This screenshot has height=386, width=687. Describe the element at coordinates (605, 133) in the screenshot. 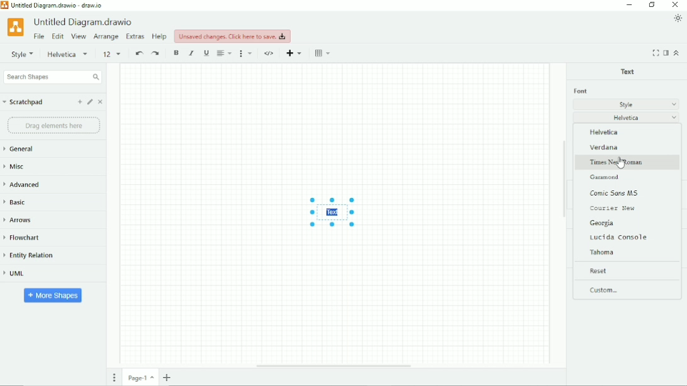

I see `Helvetica` at that location.